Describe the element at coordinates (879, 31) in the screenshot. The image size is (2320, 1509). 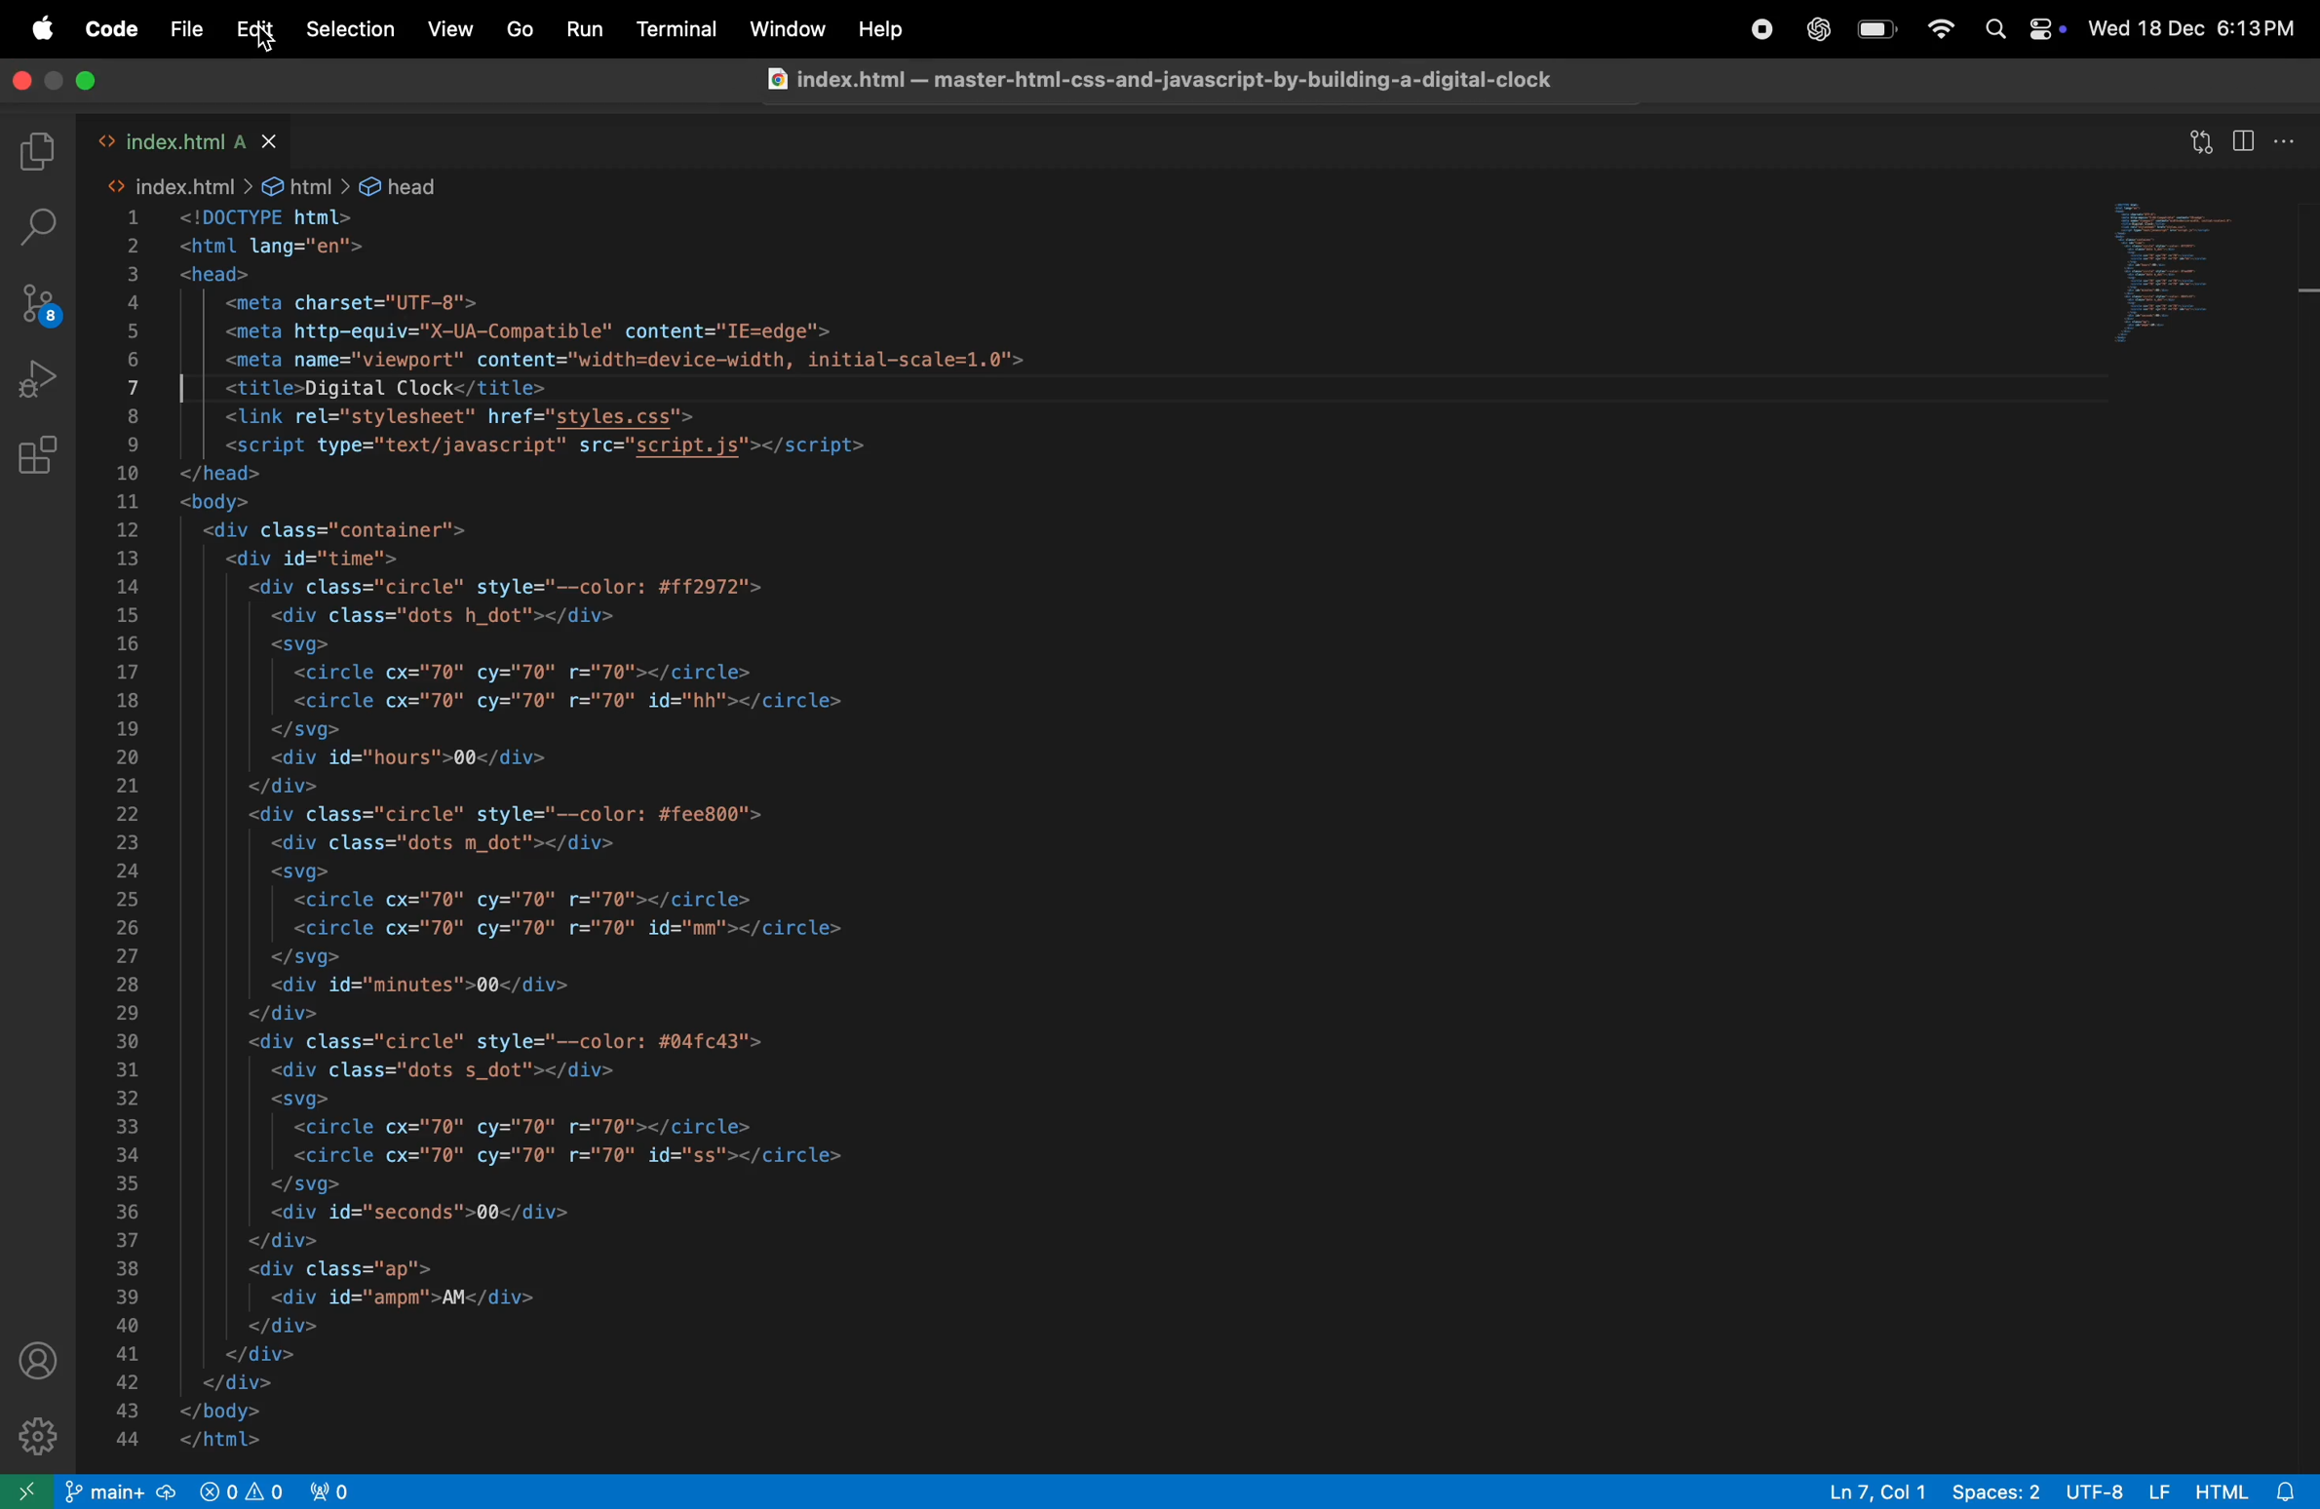
I see `help` at that location.